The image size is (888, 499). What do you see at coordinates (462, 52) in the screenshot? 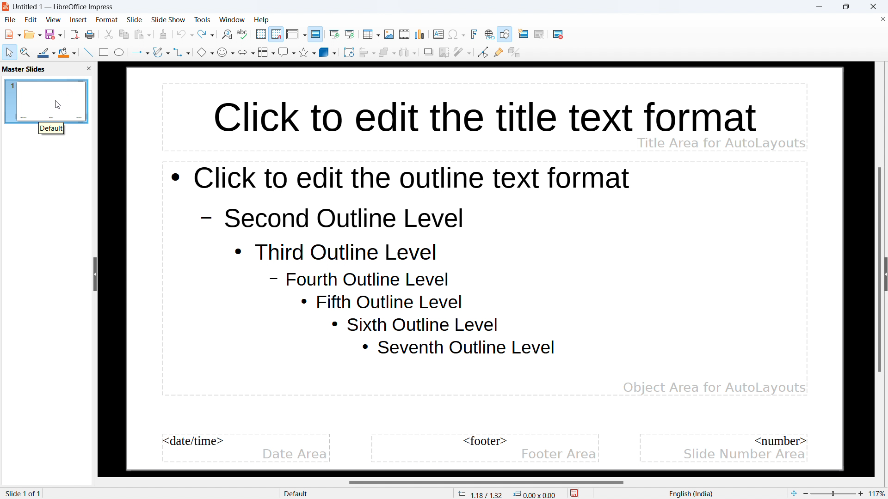
I see `filter` at bounding box center [462, 52].